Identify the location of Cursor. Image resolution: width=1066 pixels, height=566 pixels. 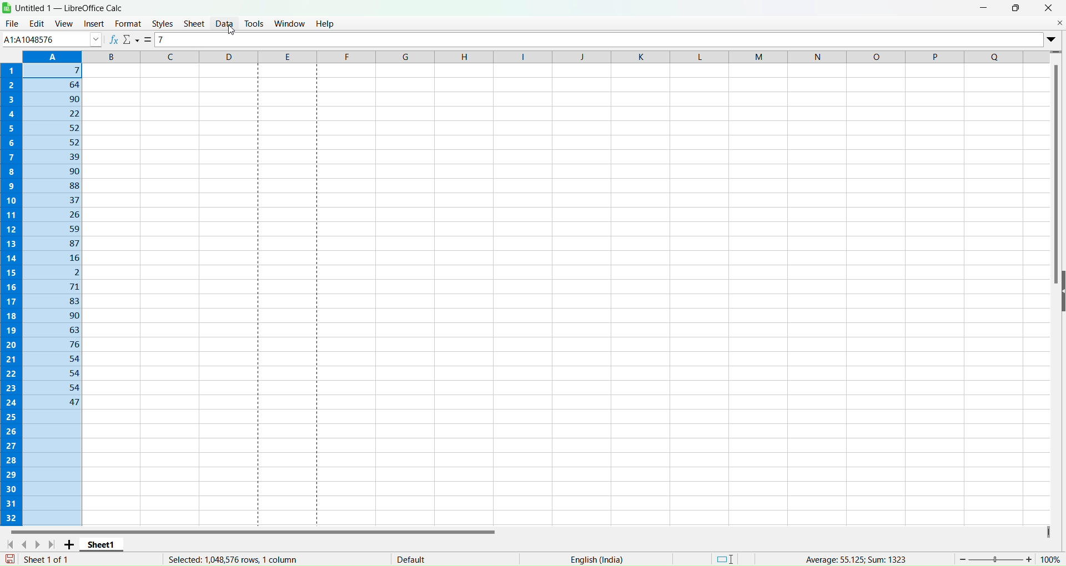
(229, 29).